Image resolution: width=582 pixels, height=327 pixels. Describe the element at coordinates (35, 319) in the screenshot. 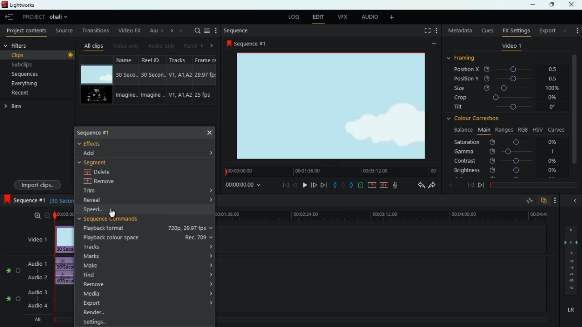

I see `all` at that location.